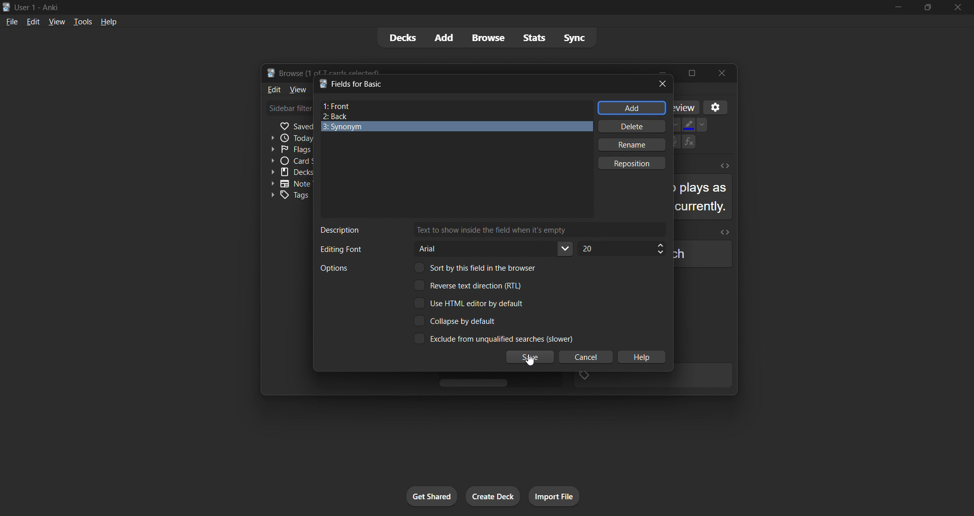  What do you see at coordinates (83, 21) in the screenshot?
I see `tools` at bounding box center [83, 21].